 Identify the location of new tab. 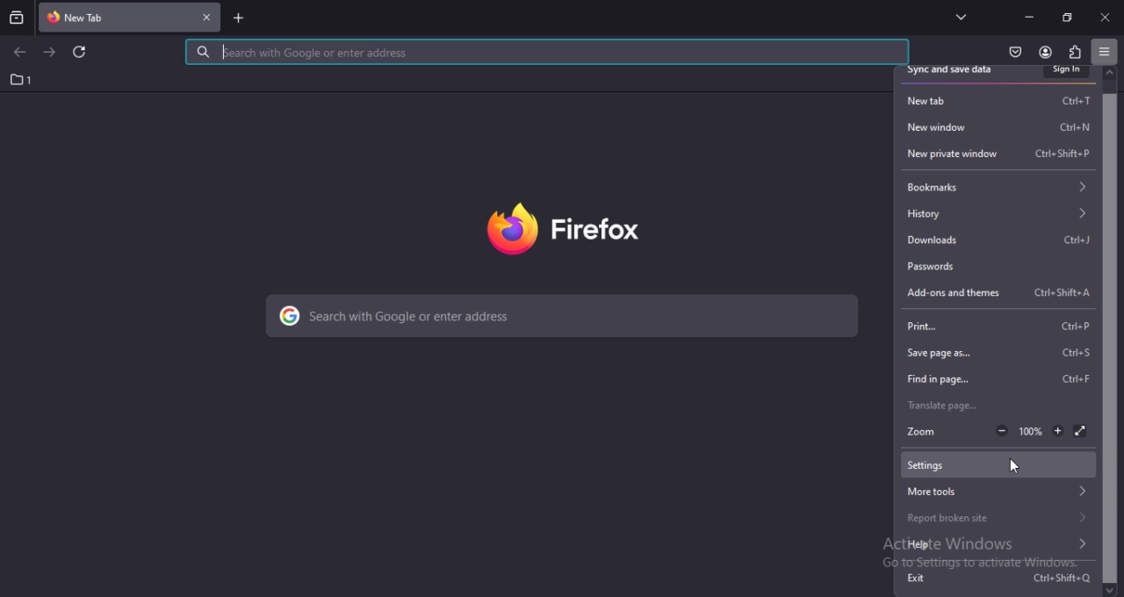
(1003, 98).